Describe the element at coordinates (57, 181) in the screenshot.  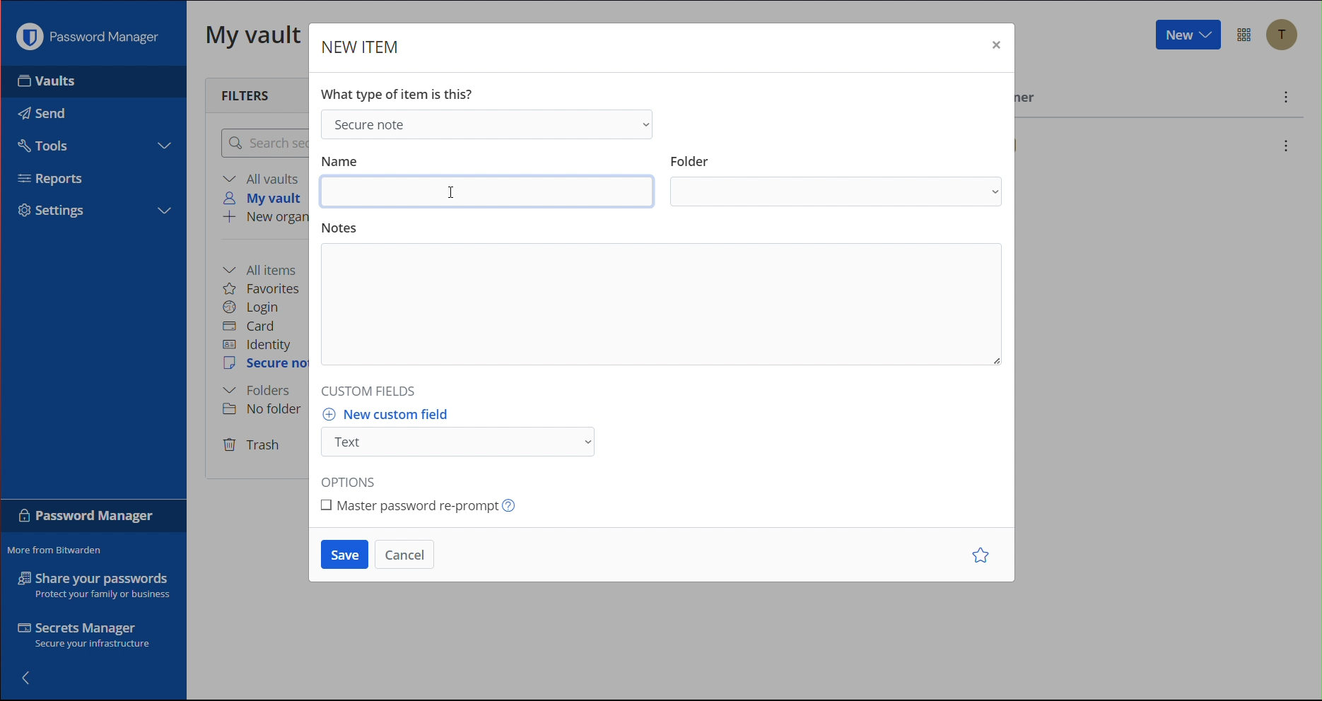
I see `Reports` at that location.